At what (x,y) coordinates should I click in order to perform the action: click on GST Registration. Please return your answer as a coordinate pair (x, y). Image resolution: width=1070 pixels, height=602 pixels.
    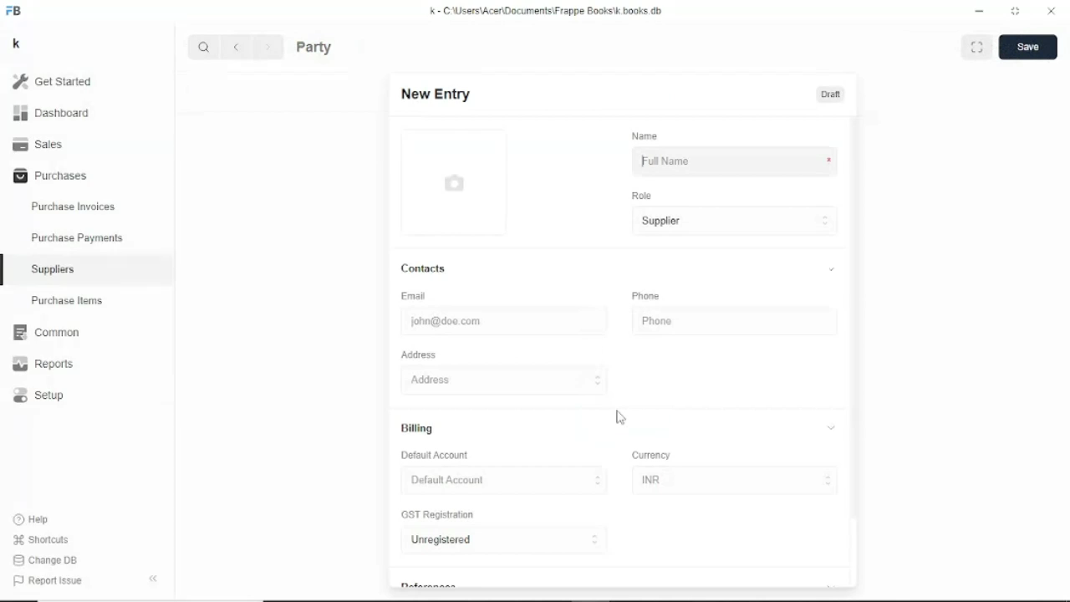
    Looking at the image, I should click on (440, 516).